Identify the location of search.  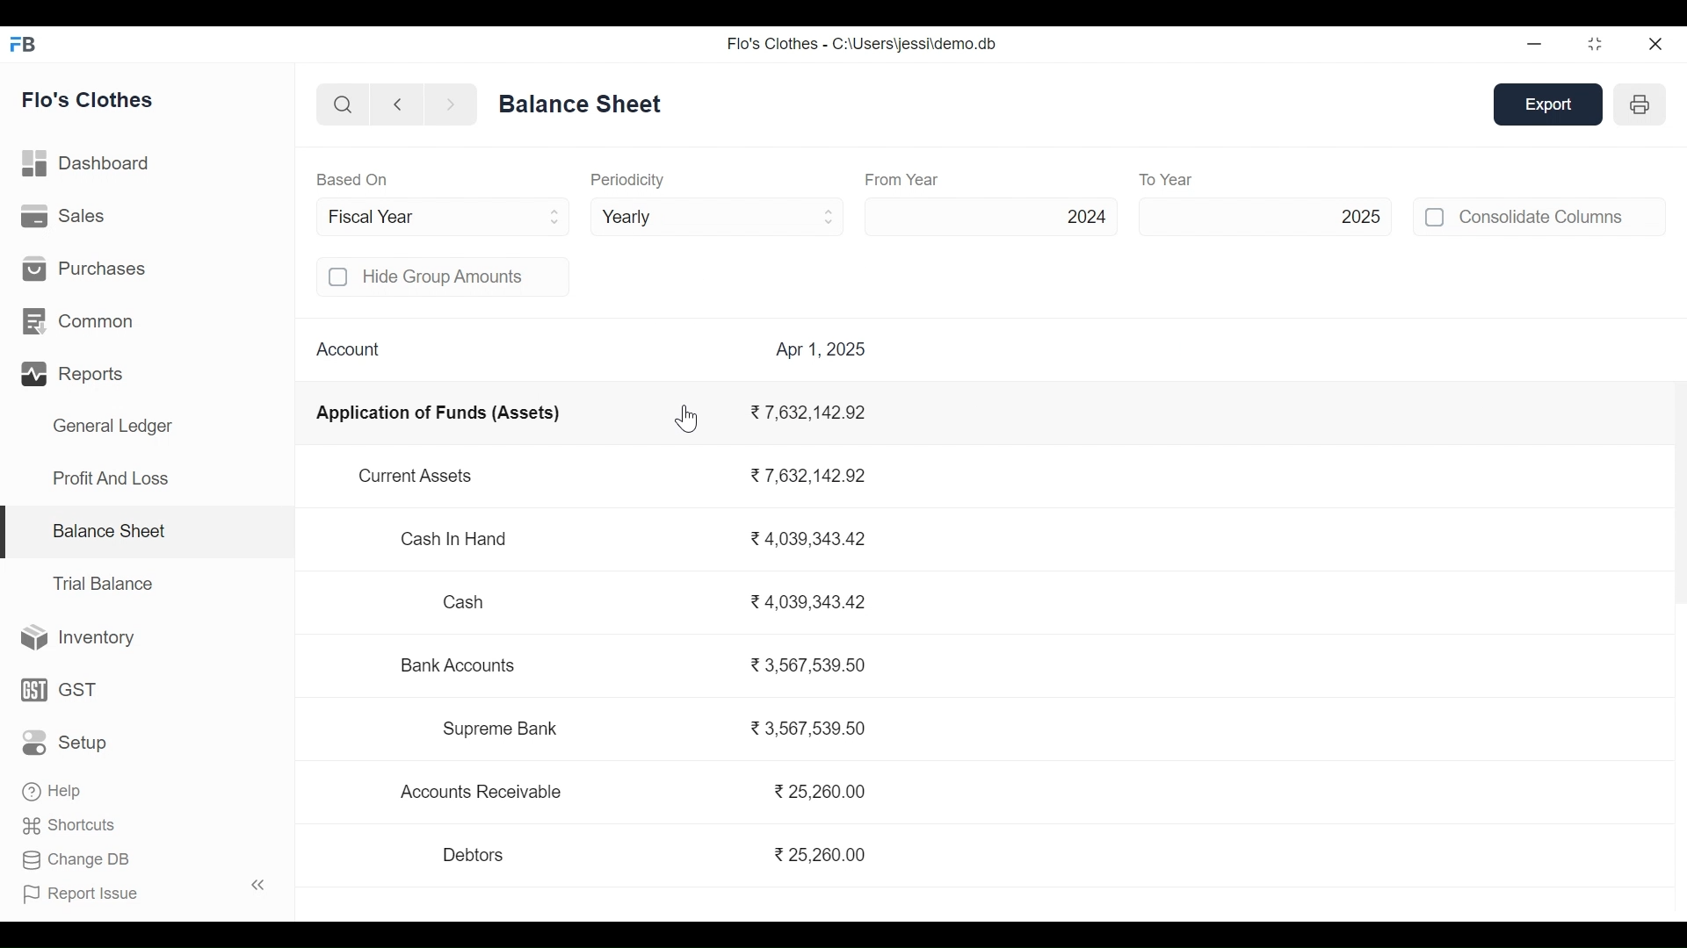
(344, 106).